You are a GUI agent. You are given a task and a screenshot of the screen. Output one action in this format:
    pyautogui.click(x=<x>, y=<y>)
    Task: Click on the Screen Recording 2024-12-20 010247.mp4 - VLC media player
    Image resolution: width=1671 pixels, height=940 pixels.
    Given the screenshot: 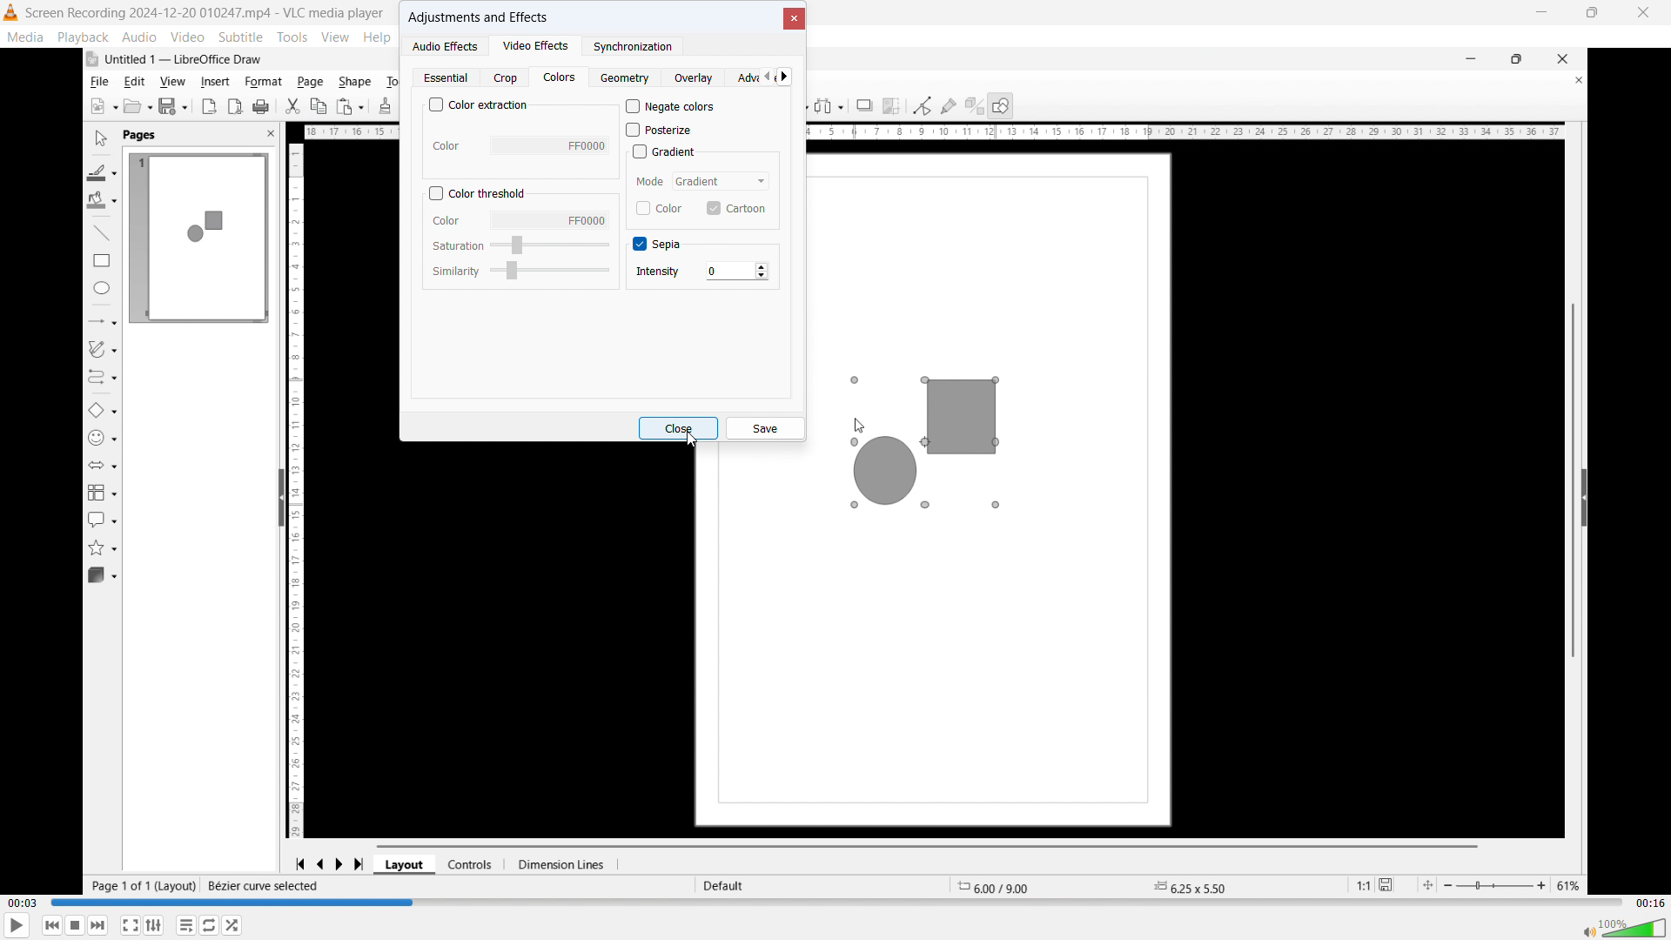 What is the action you would take?
    pyautogui.click(x=198, y=14)
    